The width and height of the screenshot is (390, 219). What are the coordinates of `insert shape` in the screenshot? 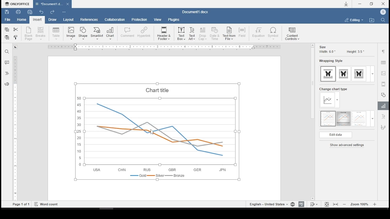 It's located at (83, 33).